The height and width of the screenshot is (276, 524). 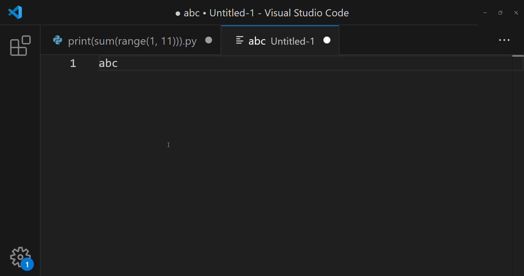 What do you see at coordinates (266, 13) in the screenshot?
I see `print(sum(range(1, 11))).py - Visual Studio Code` at bounding box center [266, 13].